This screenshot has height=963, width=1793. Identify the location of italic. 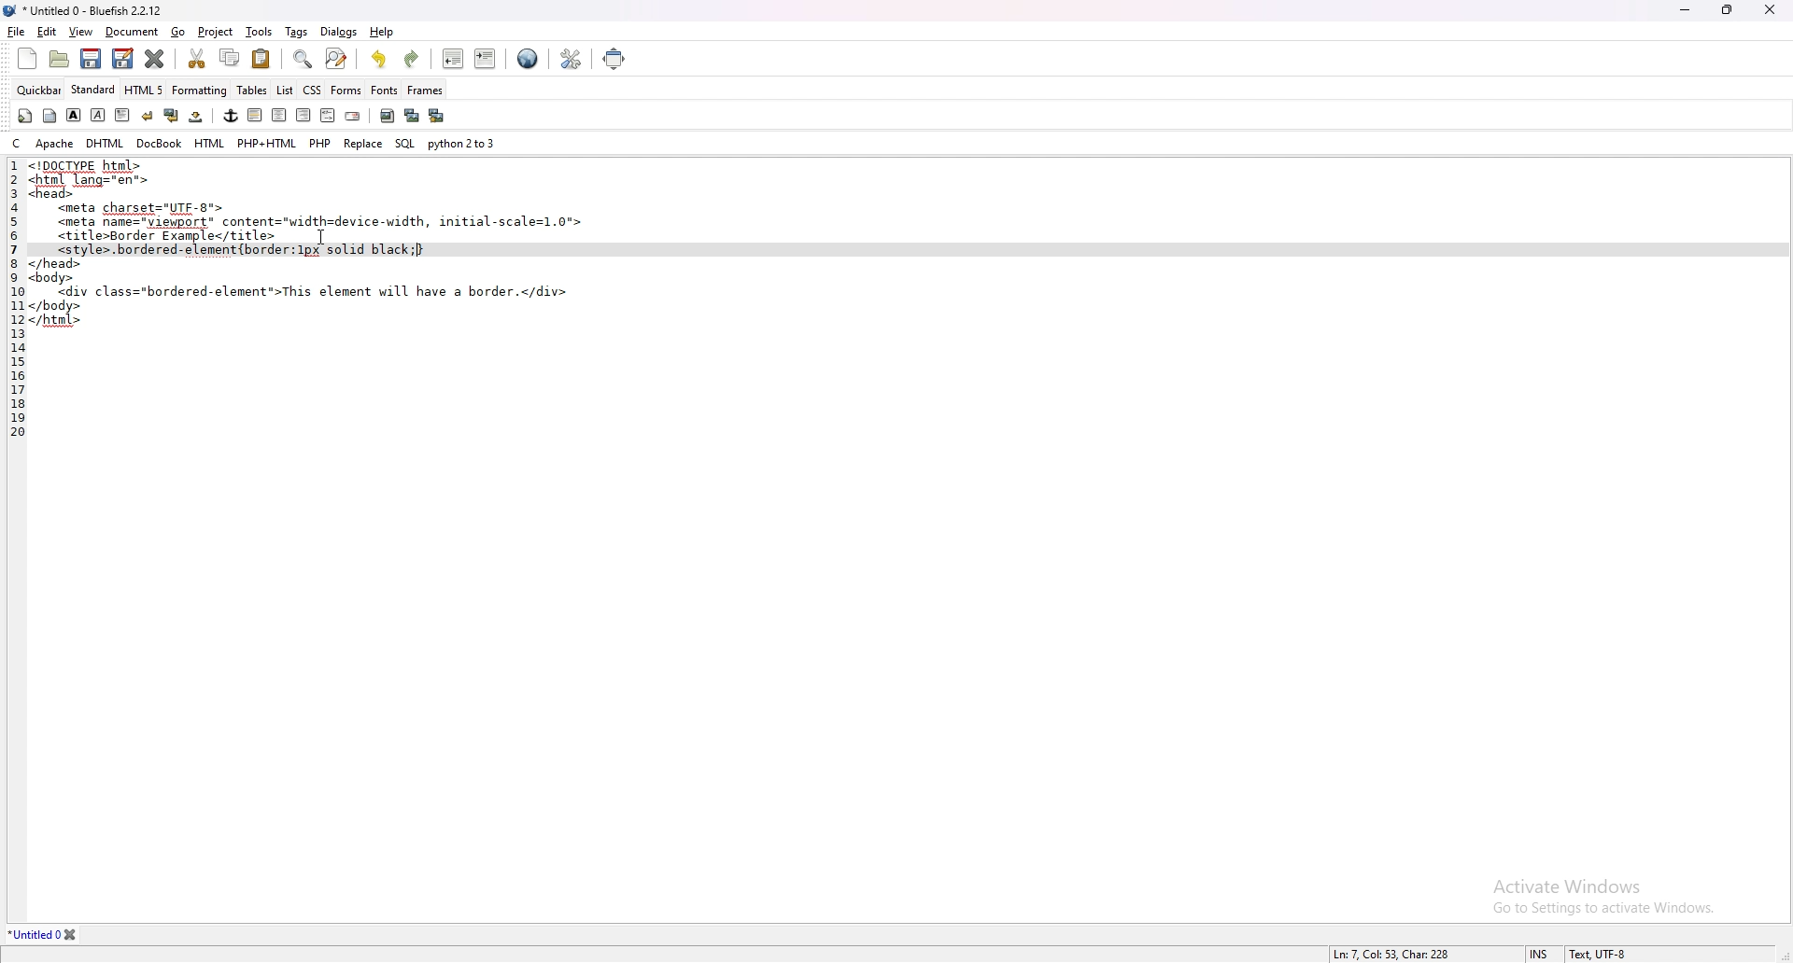
(97, 115).